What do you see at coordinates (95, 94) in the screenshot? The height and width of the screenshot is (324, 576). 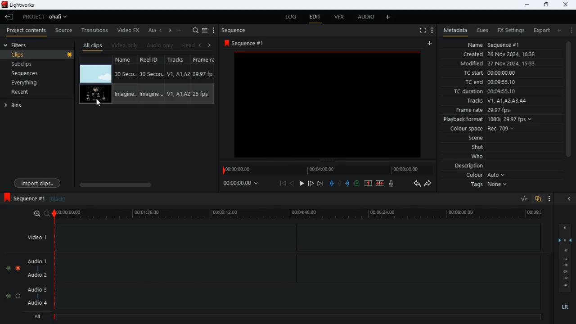 I see `video` at bounding box center [95, 94].